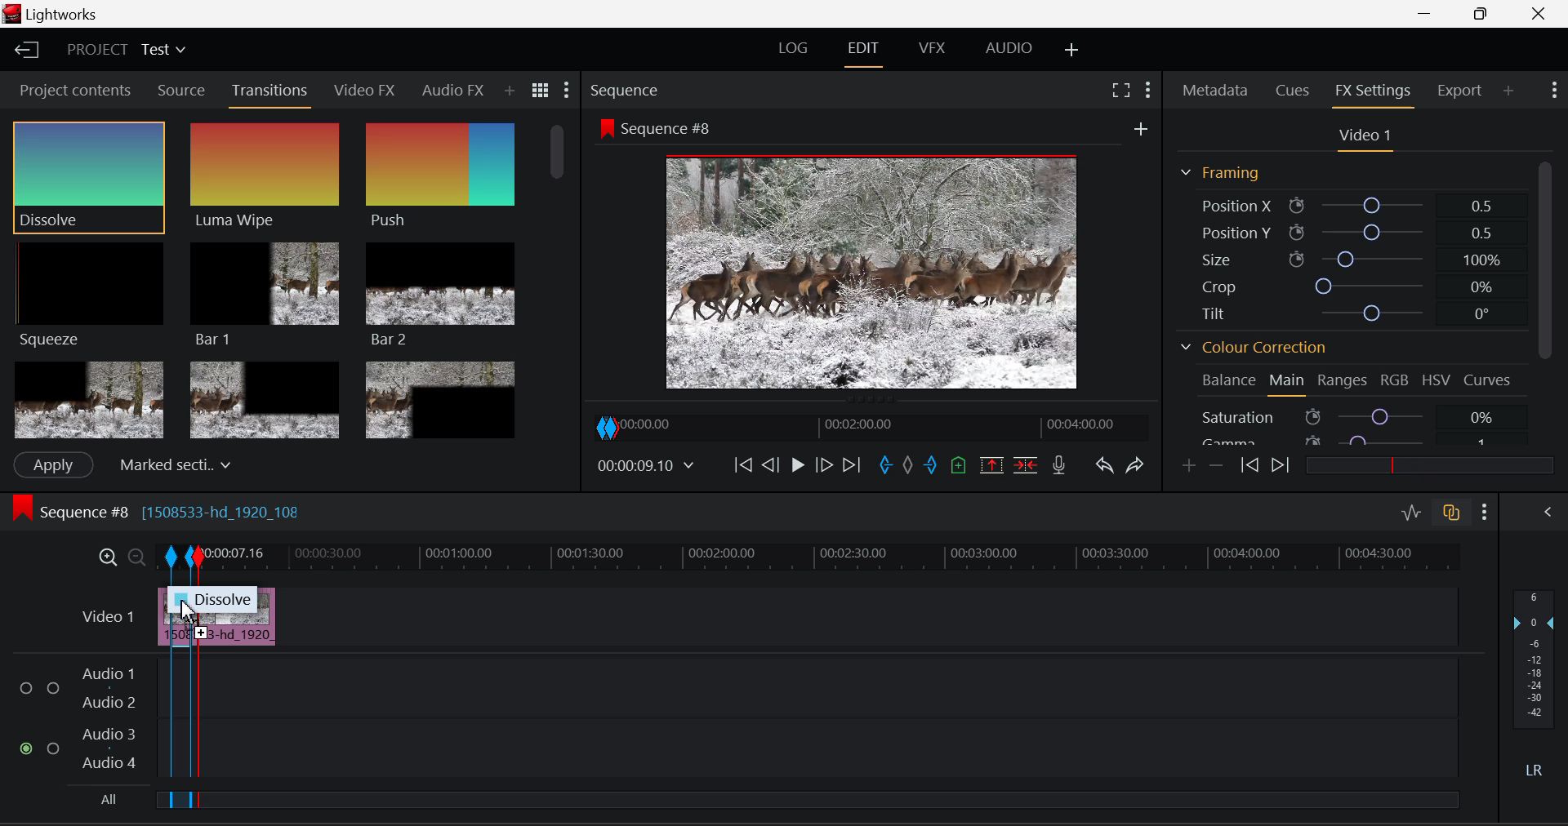  What do you see at coordinates (87, 401) in the screenshot?
I see `Box 1` at bounding box center [87, 401].